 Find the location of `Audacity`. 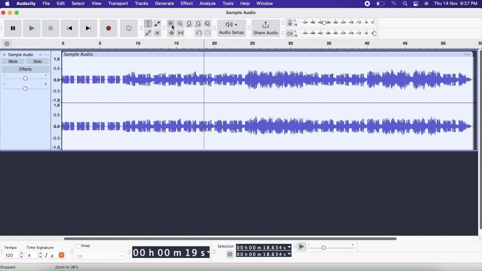

Audacity is located at coordinates (26, 4).